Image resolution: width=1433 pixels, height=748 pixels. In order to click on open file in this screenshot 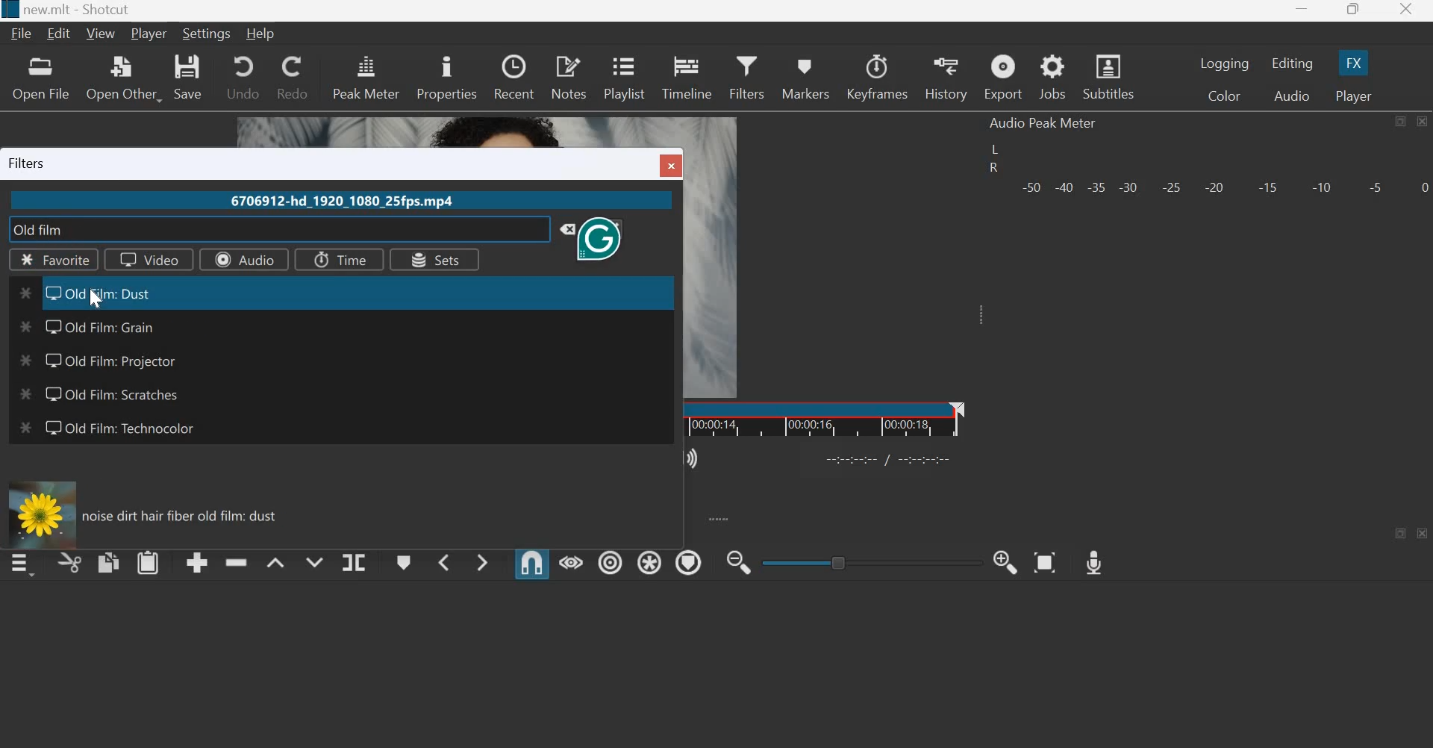, I will do `click(40, 78)`.